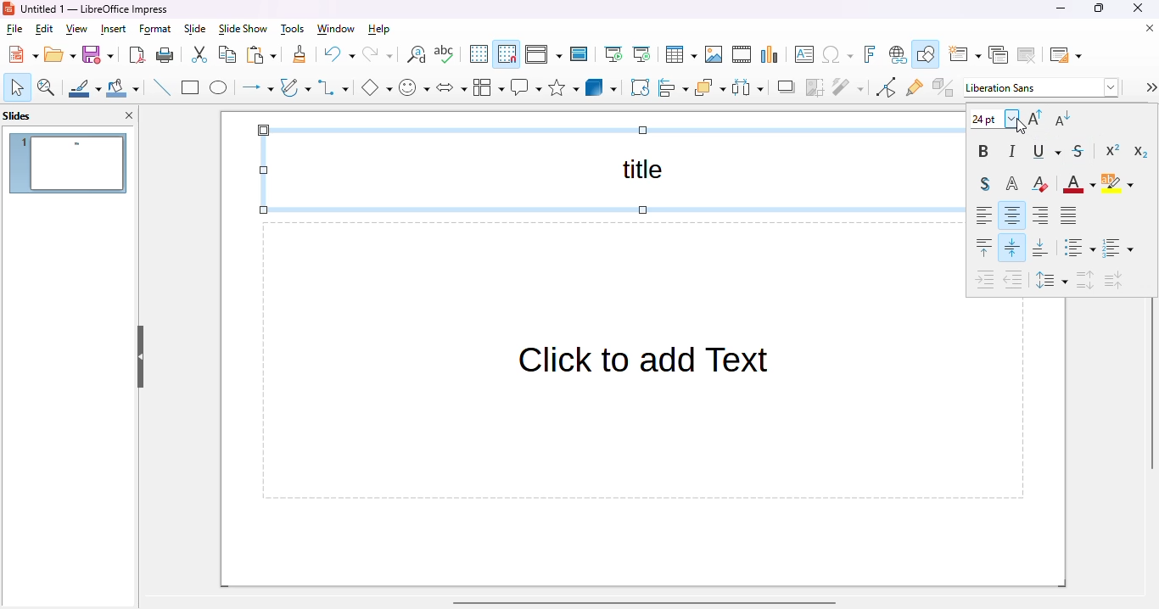 This screenshot has width=1159, height=609. Describe the element at coordinates (196, 30) in the screenshot. I see `slide` at that location.